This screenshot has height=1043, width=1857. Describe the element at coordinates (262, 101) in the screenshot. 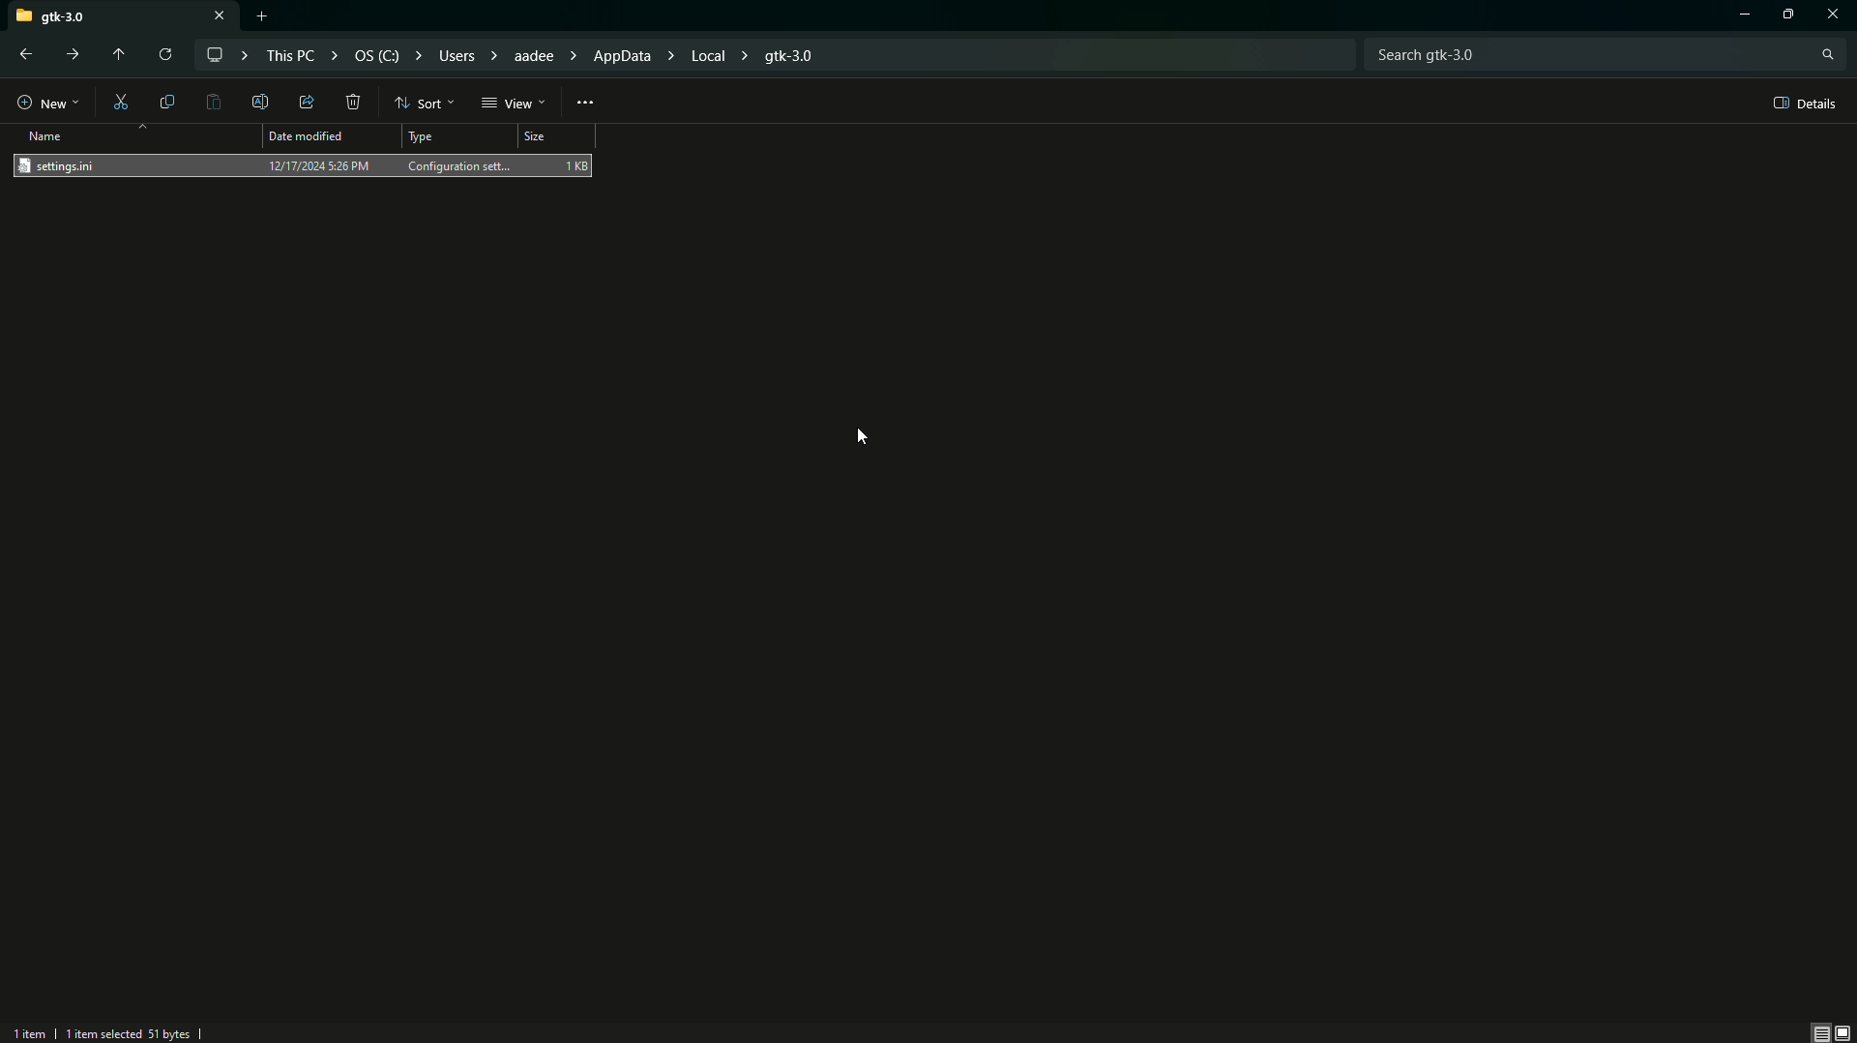

I see `Edit` at that location.